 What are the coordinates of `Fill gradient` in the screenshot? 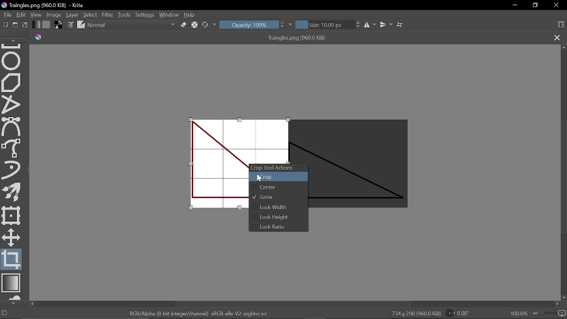 It's located at (36, 24).